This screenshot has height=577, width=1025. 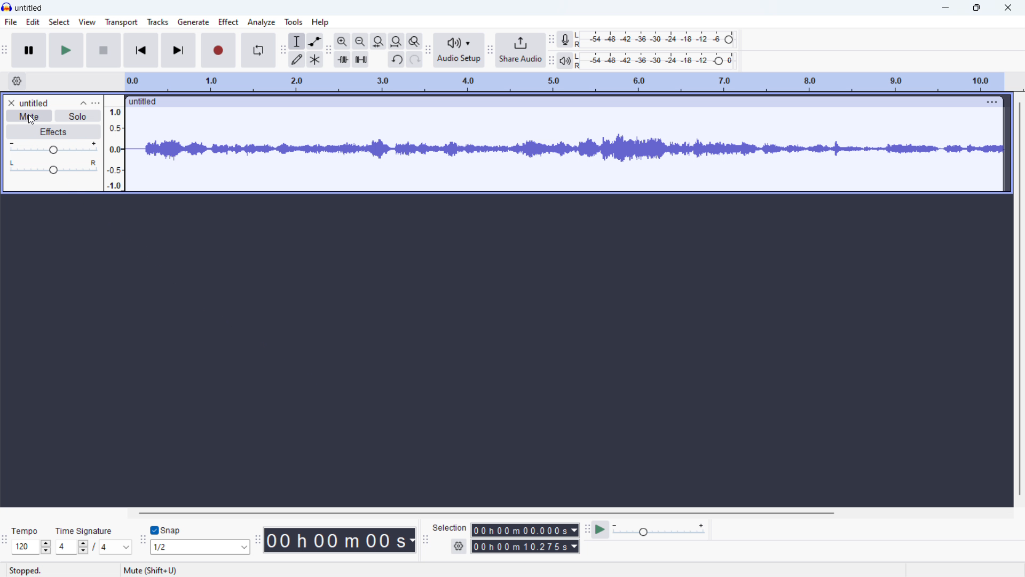 What do you see at coordinates (93, 547) in the screenshot?
I see `set time signature` at bounding box center [93, 547].